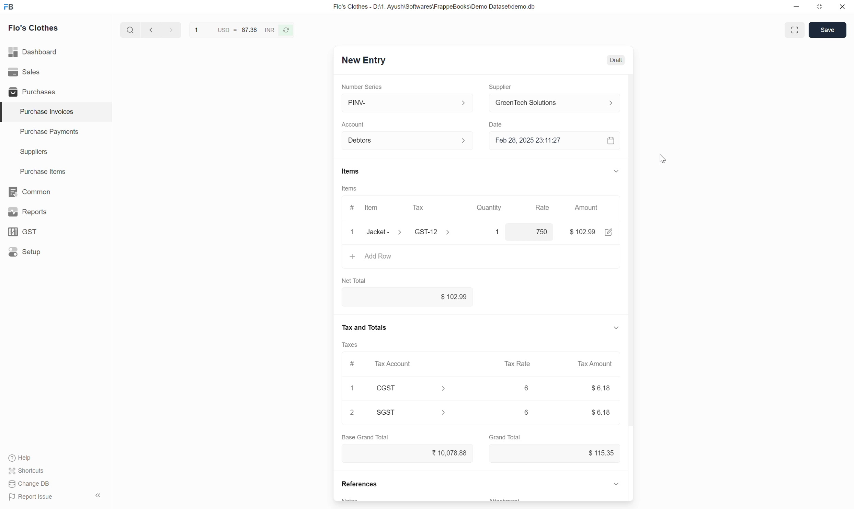 Image resolution: width=854 pixels, height=509 pixels. Describe the element at coordinates (409, 141) in the screenshot. I see `Debtors` at that location.